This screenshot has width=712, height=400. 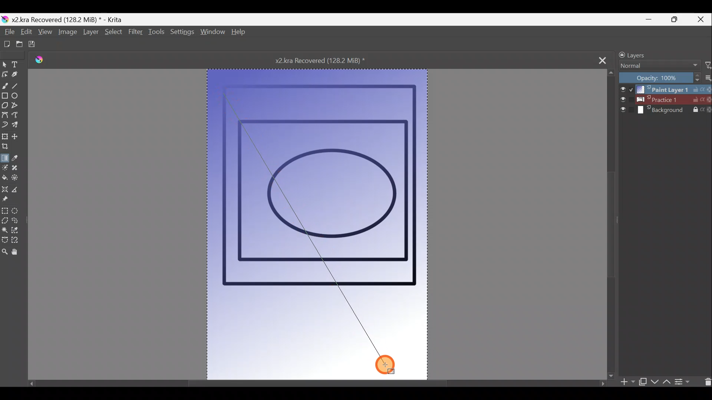 I want to click on Rectangle tool, so click(x=4, y=97).